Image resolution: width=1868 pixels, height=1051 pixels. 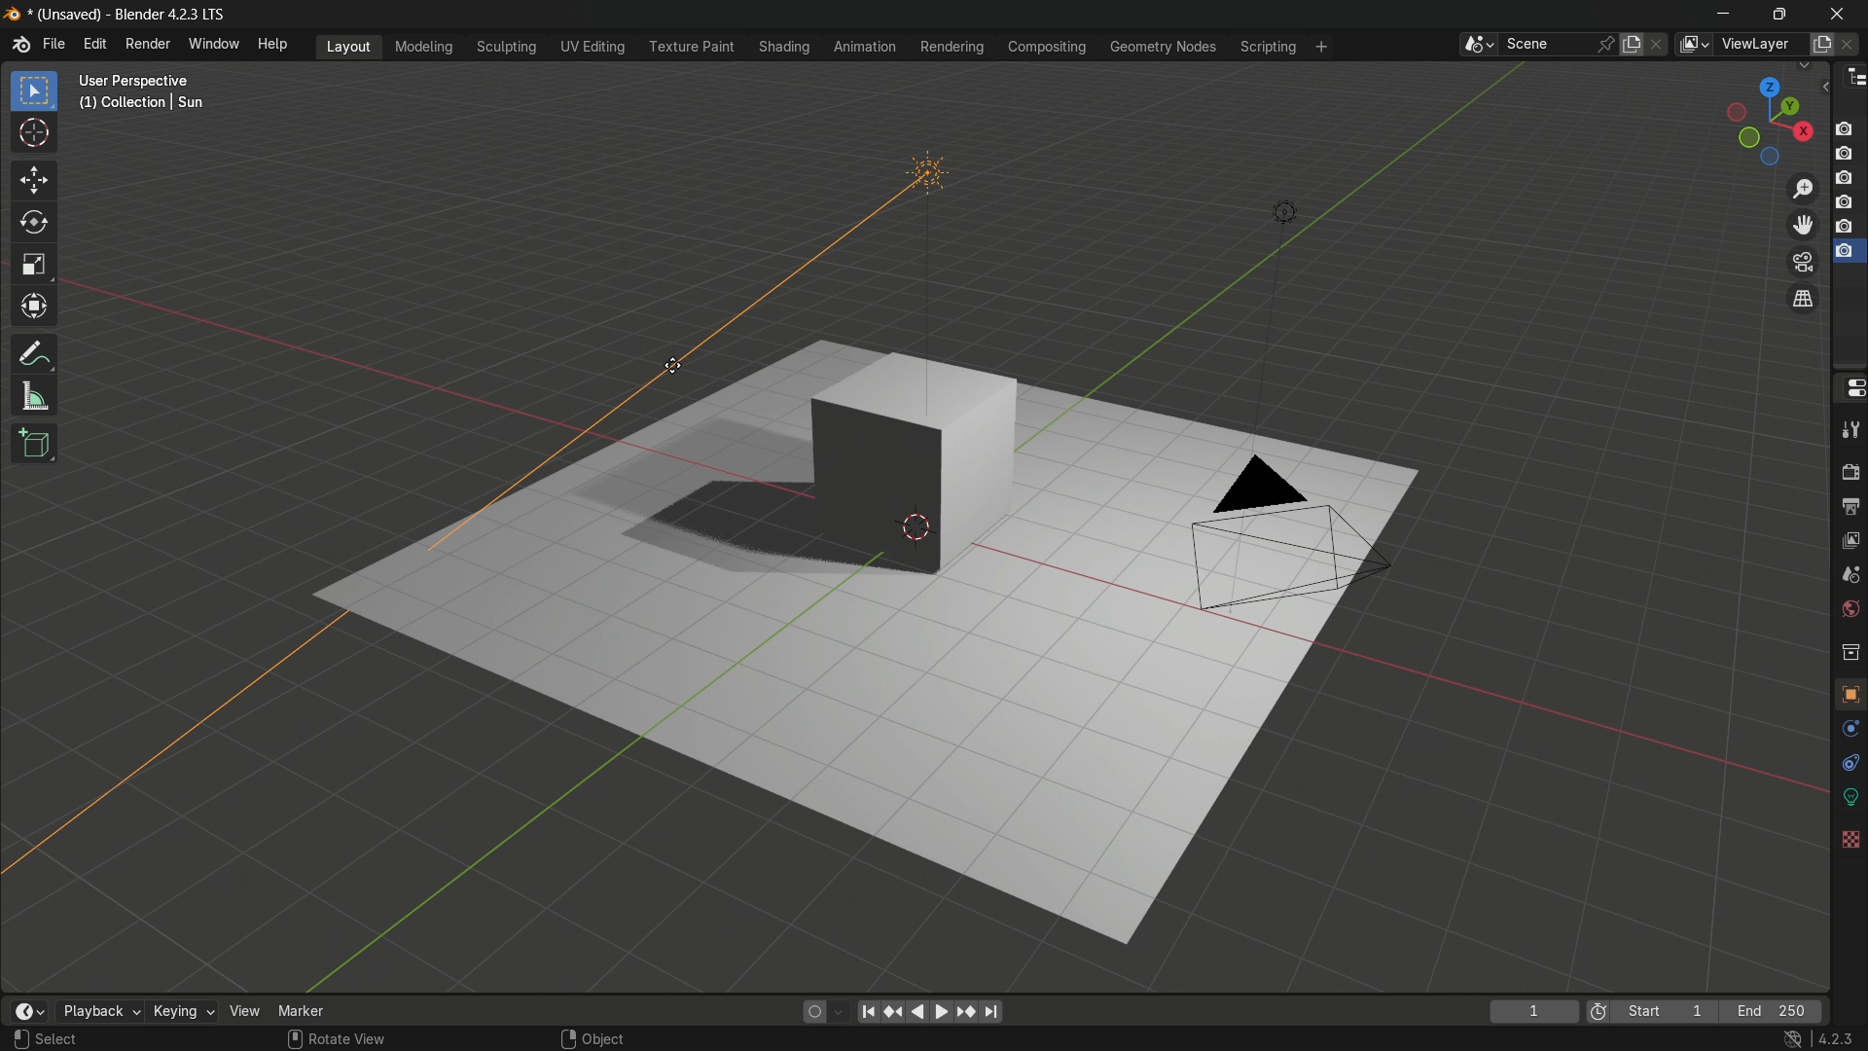 What do you see at coordinates (950, 46) in the screenshot?
I see `rendering` at bounding box center [950, 46].